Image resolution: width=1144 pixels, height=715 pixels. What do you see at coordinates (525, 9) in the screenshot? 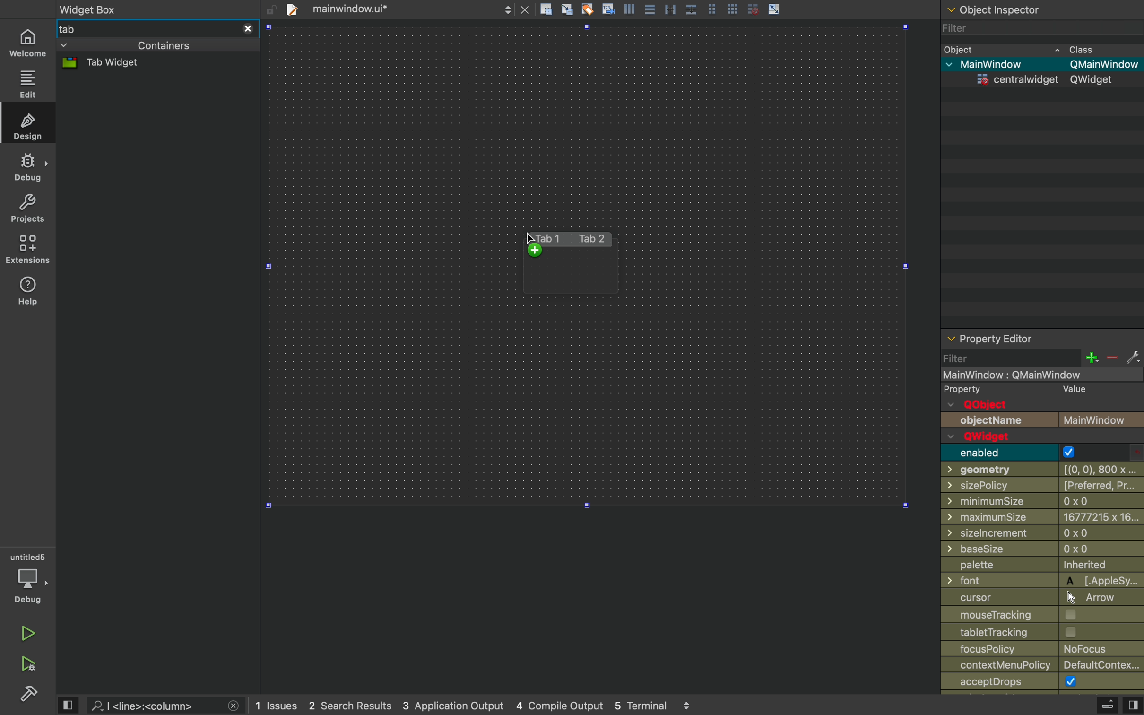
I see `close` at bounding box center [525, 9].